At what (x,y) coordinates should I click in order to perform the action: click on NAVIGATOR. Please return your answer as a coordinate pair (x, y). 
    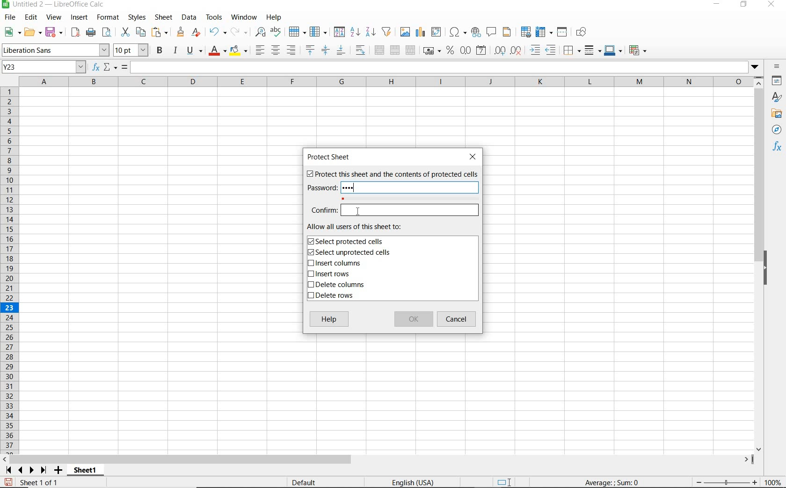
    Looking at the image, I should click on (776, 130).